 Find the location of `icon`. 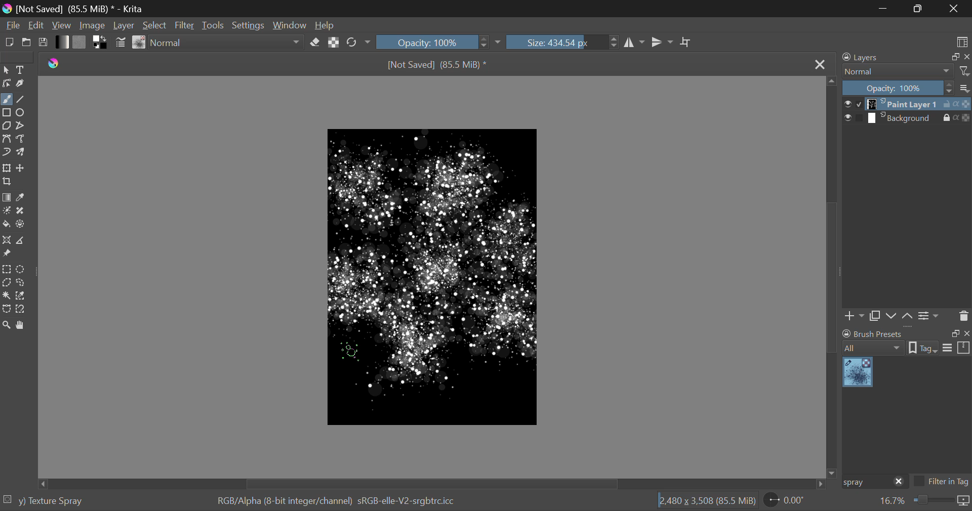

icon is located at coordinates (964, 501).